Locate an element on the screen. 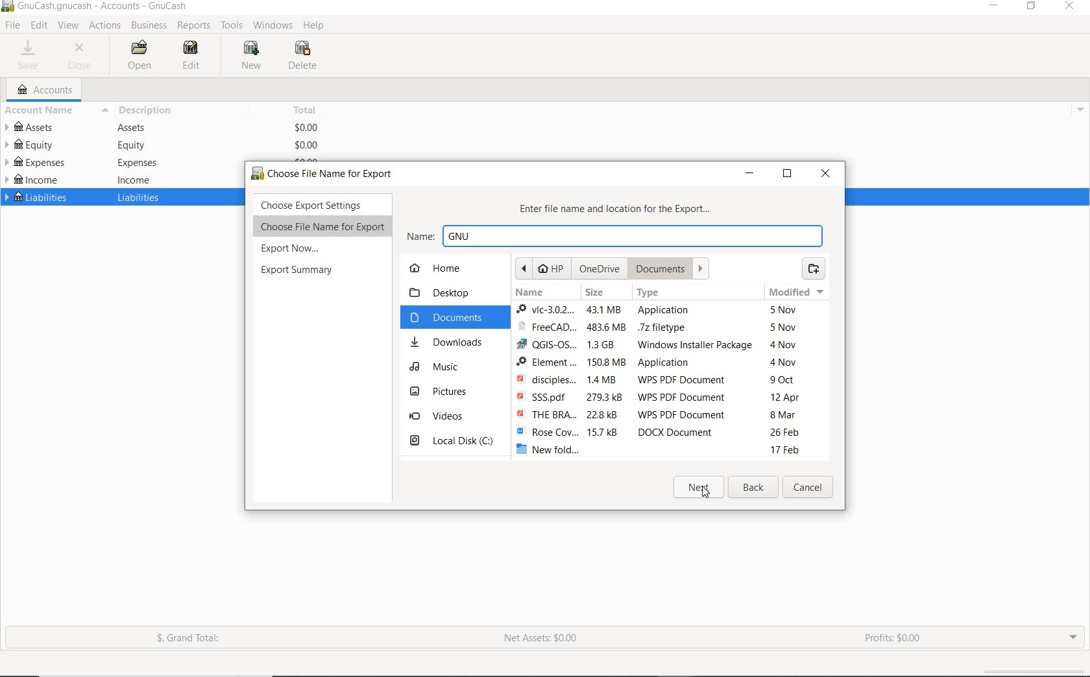  $0.00 is located at coordinates (306, 126).